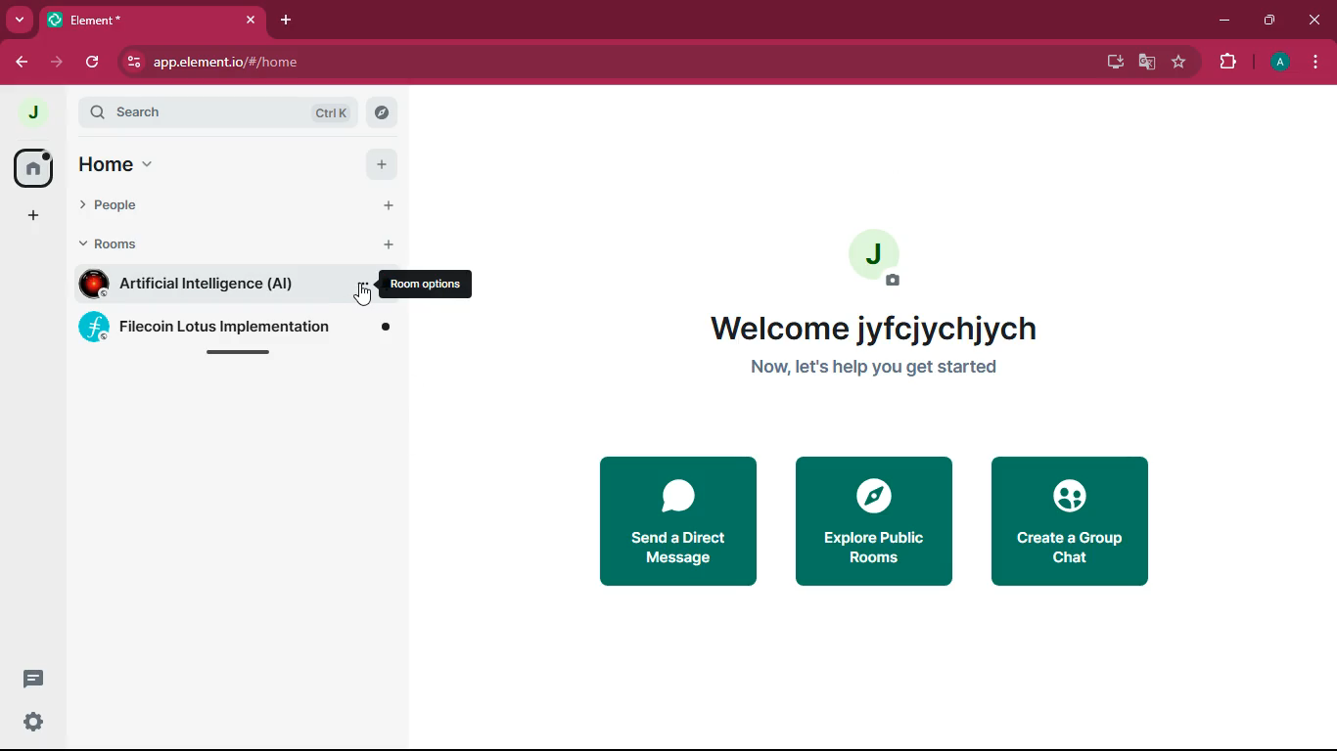 This screenshot has height=751, width=1337. I want to click on search, so click(382, 113).